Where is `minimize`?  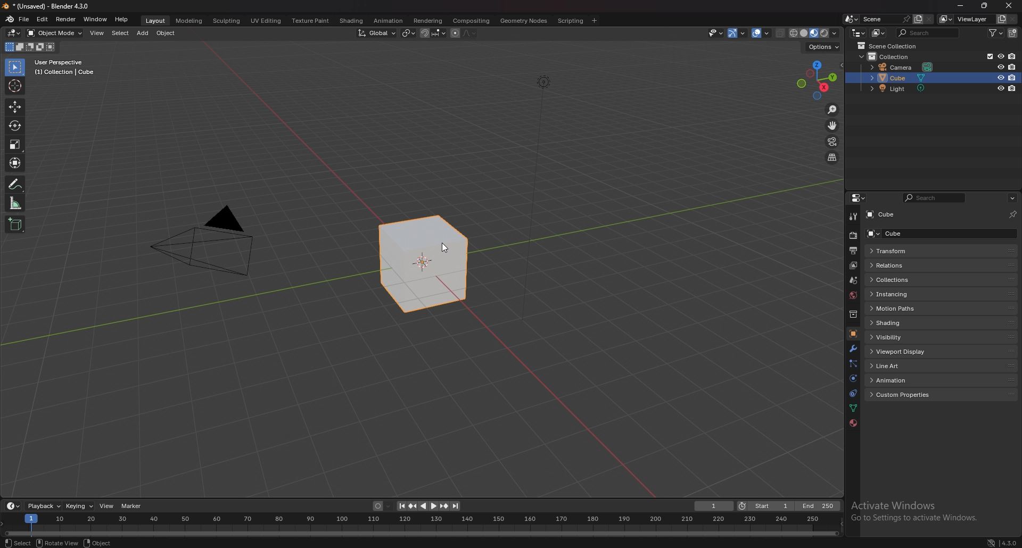 minimize is located at coordinates (963, 6).